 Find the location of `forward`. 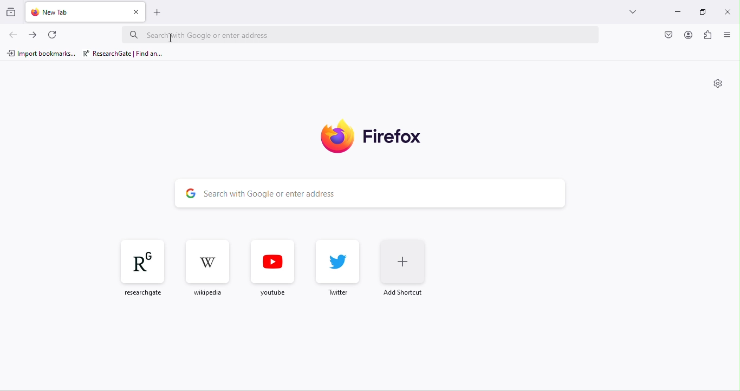

forward is located at coordinates (32, 34).